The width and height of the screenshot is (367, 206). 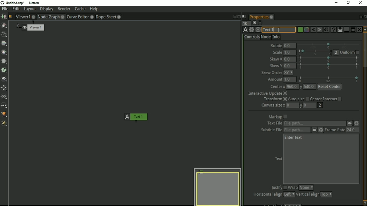 I want to click on 2, so click(x=336, y=52).